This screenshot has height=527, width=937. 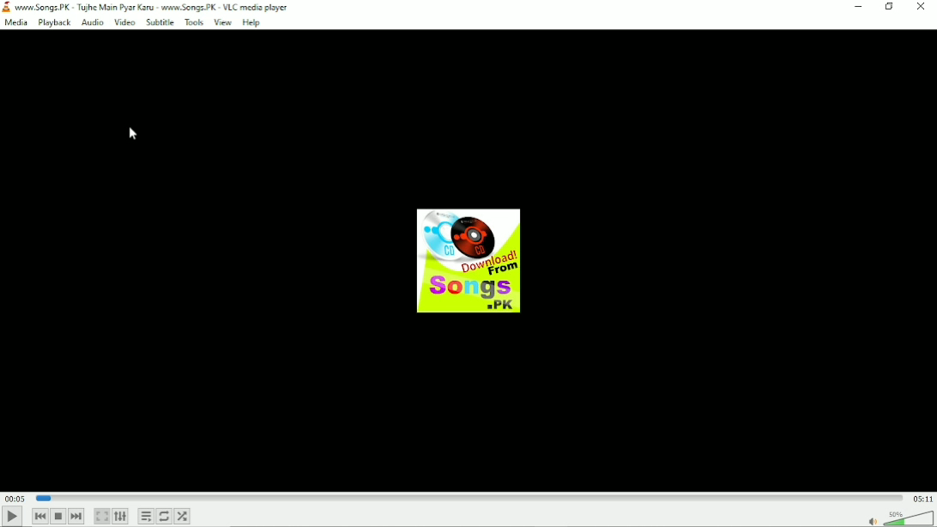 What do you see at coordinates (102, 517) in the screenshot?
I see `Toggle video in fullscreen` at bounding box center [102, 517].